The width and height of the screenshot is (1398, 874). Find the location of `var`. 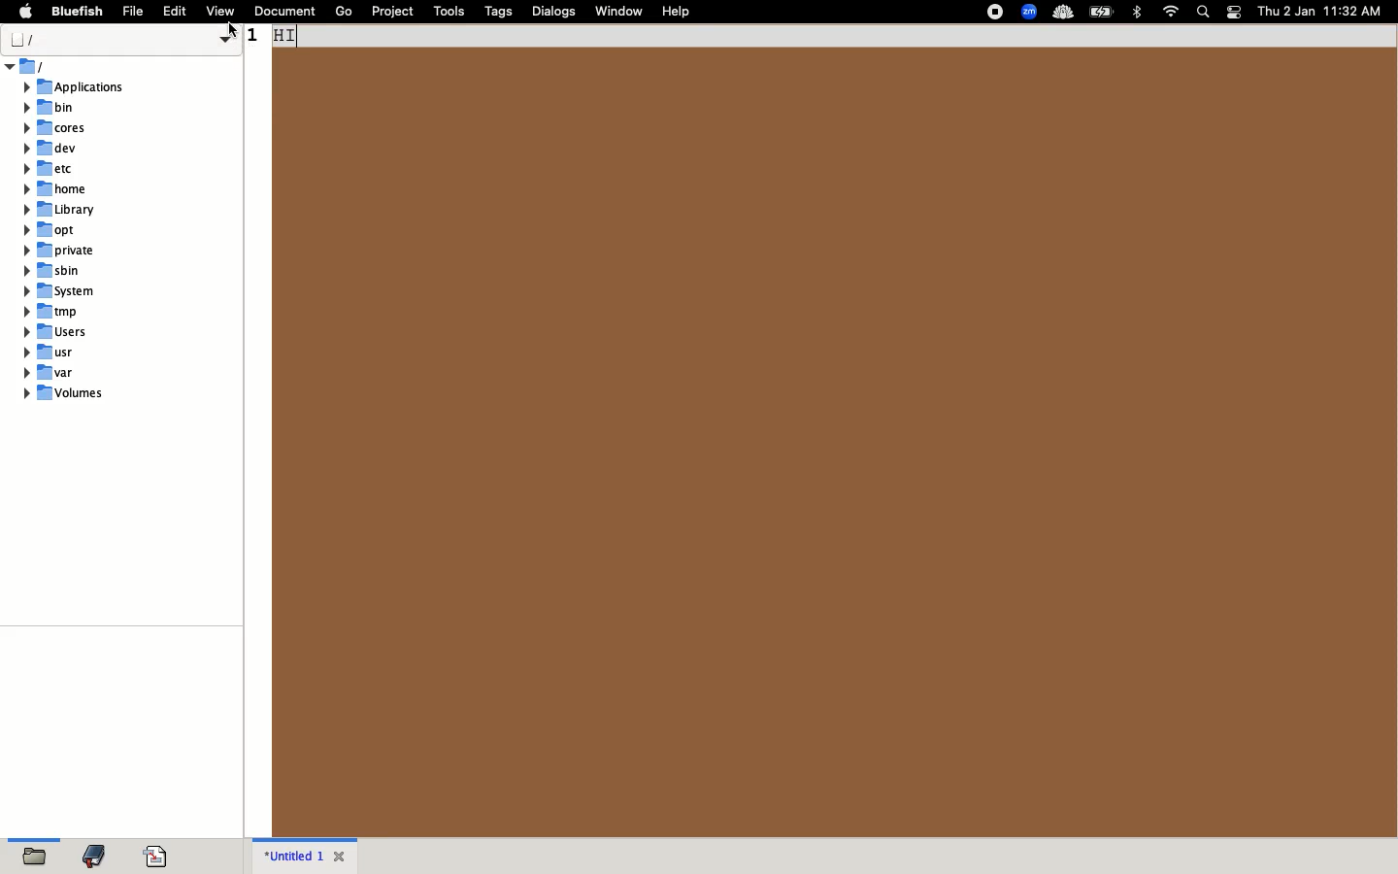

var is located at coordinates (50, 372).